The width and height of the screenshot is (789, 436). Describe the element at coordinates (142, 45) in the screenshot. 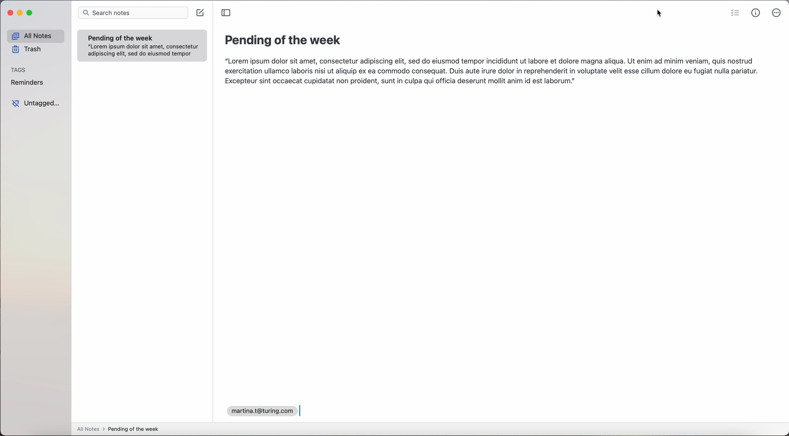

I see `note` at that location.